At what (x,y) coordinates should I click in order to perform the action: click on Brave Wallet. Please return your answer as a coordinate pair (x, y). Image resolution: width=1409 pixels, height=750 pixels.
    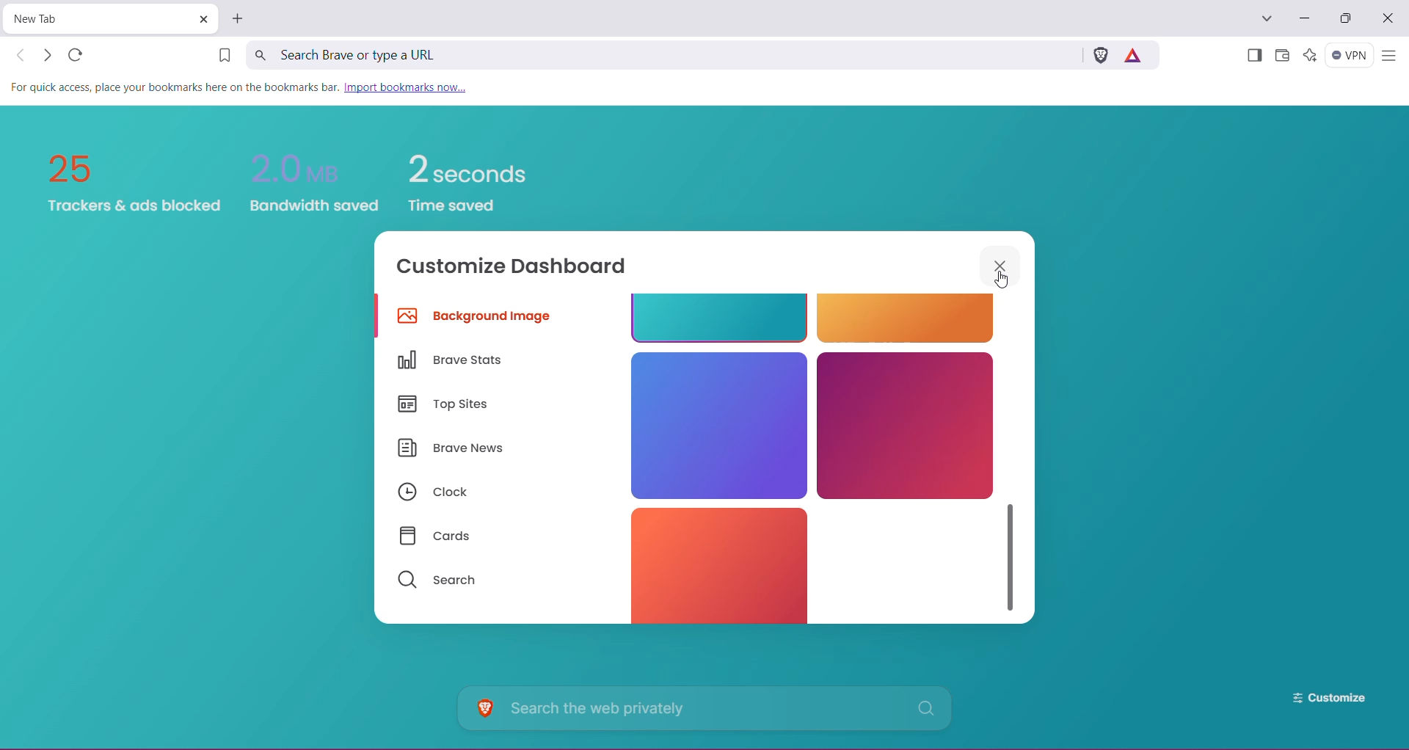
    Looking at the image, I should click on (1282, 57).